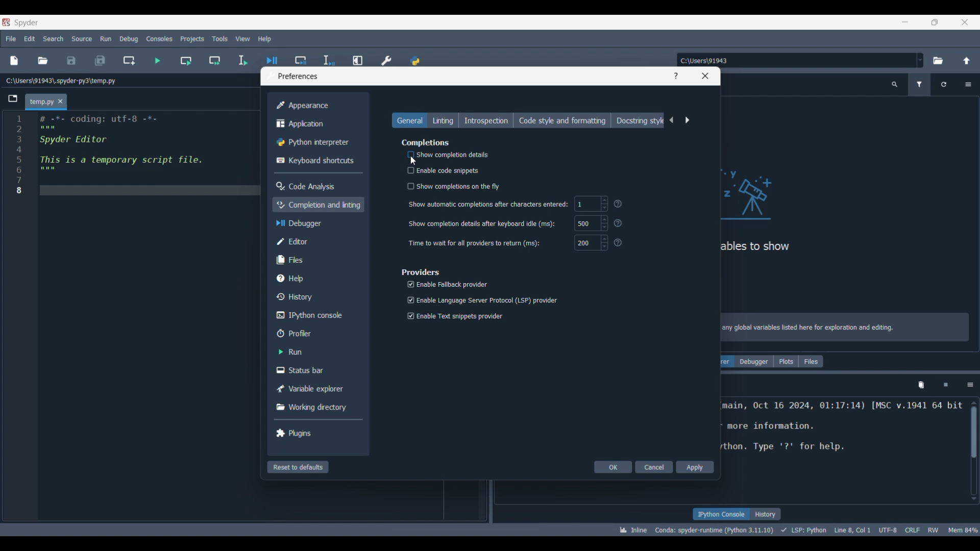  I want to click on Editor, so click(317, 241).